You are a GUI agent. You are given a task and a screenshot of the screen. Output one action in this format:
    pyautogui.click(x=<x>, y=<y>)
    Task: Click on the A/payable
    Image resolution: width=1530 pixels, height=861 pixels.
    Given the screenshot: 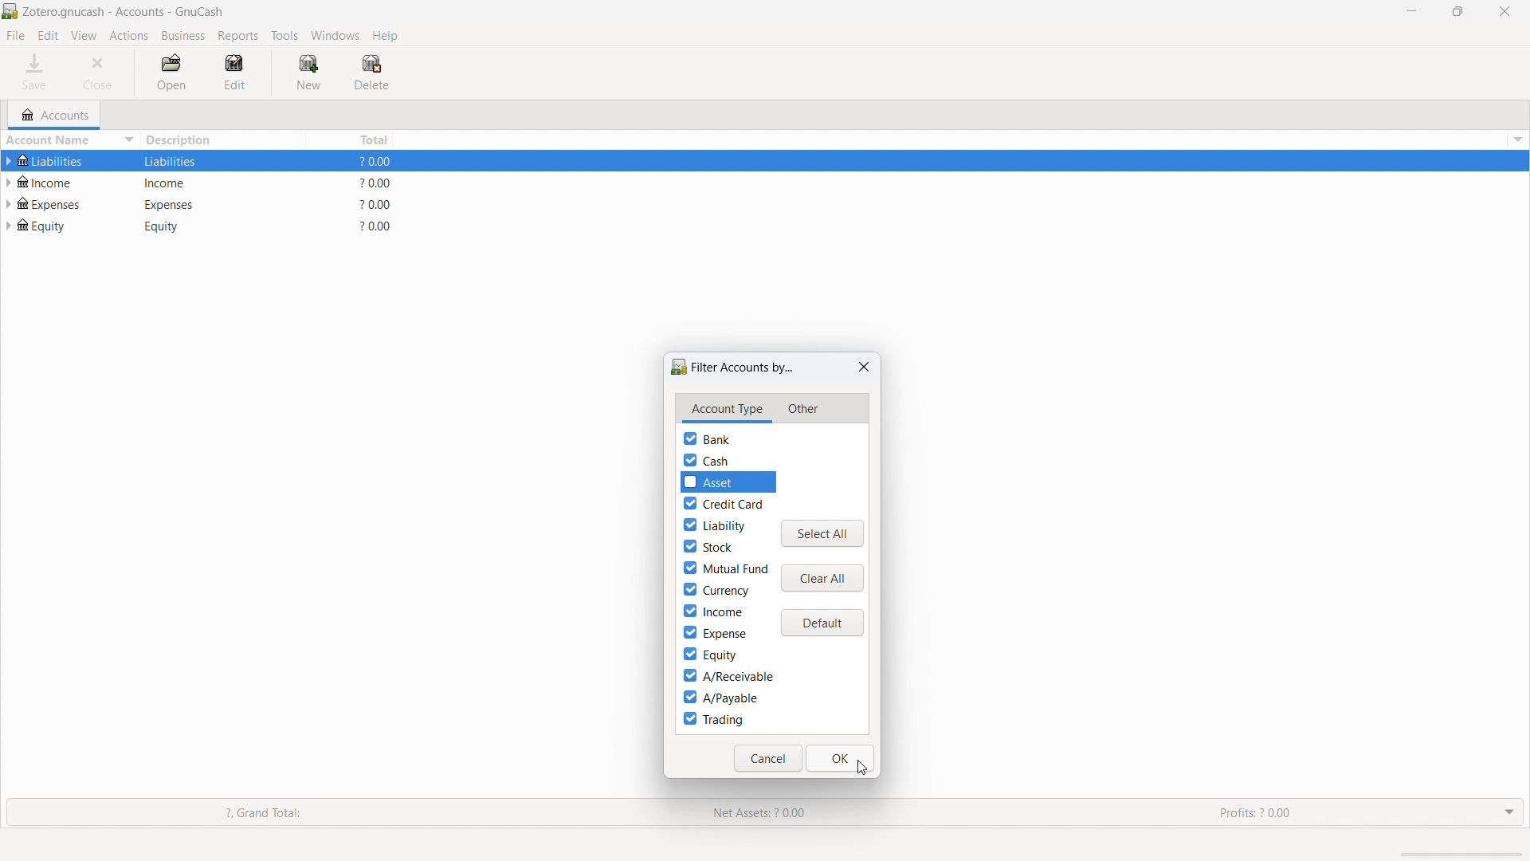 What is the action you would take?
    pyautogui.click(x=721, y=697)
    